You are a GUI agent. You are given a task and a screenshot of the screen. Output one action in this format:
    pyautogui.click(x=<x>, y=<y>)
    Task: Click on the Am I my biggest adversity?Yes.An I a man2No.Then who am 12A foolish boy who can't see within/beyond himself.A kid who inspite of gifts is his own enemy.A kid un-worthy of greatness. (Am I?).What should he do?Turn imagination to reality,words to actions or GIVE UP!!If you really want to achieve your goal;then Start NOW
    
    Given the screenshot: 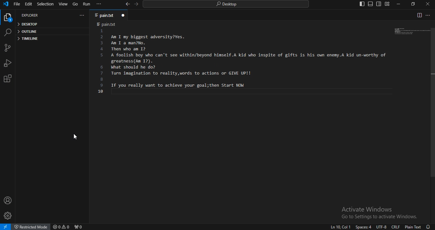 What is the action you would take?
    pyautogui.click(x=251, y=61)
    